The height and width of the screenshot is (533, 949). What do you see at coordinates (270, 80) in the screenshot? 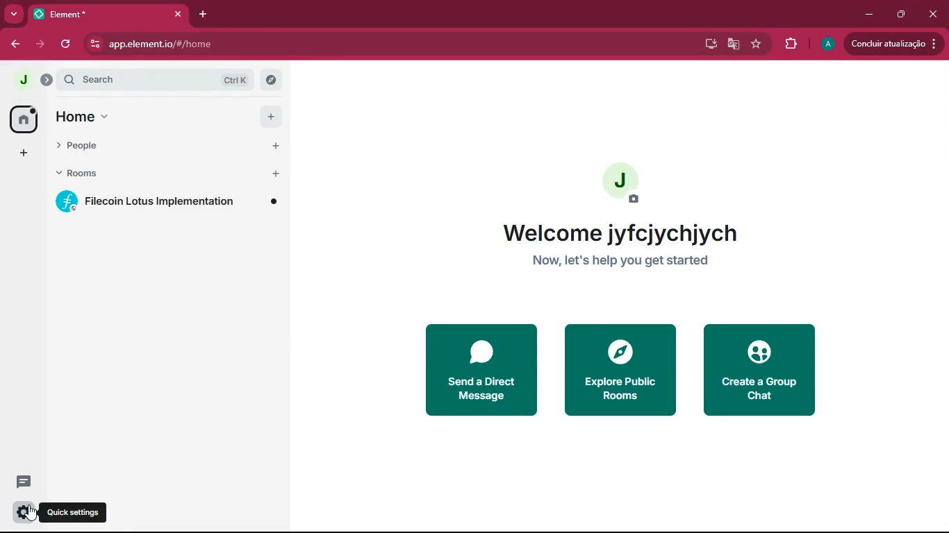
I see `explore` at bounding box center [270, 80].